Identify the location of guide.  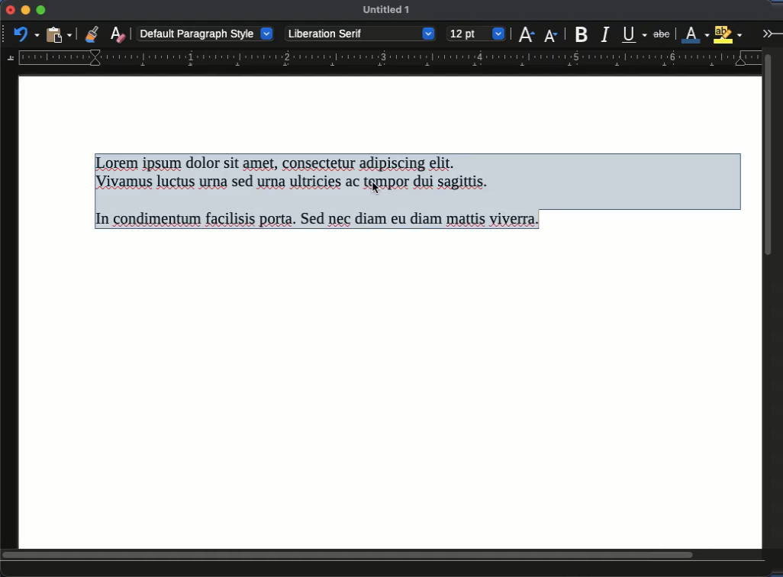
(381, 58).